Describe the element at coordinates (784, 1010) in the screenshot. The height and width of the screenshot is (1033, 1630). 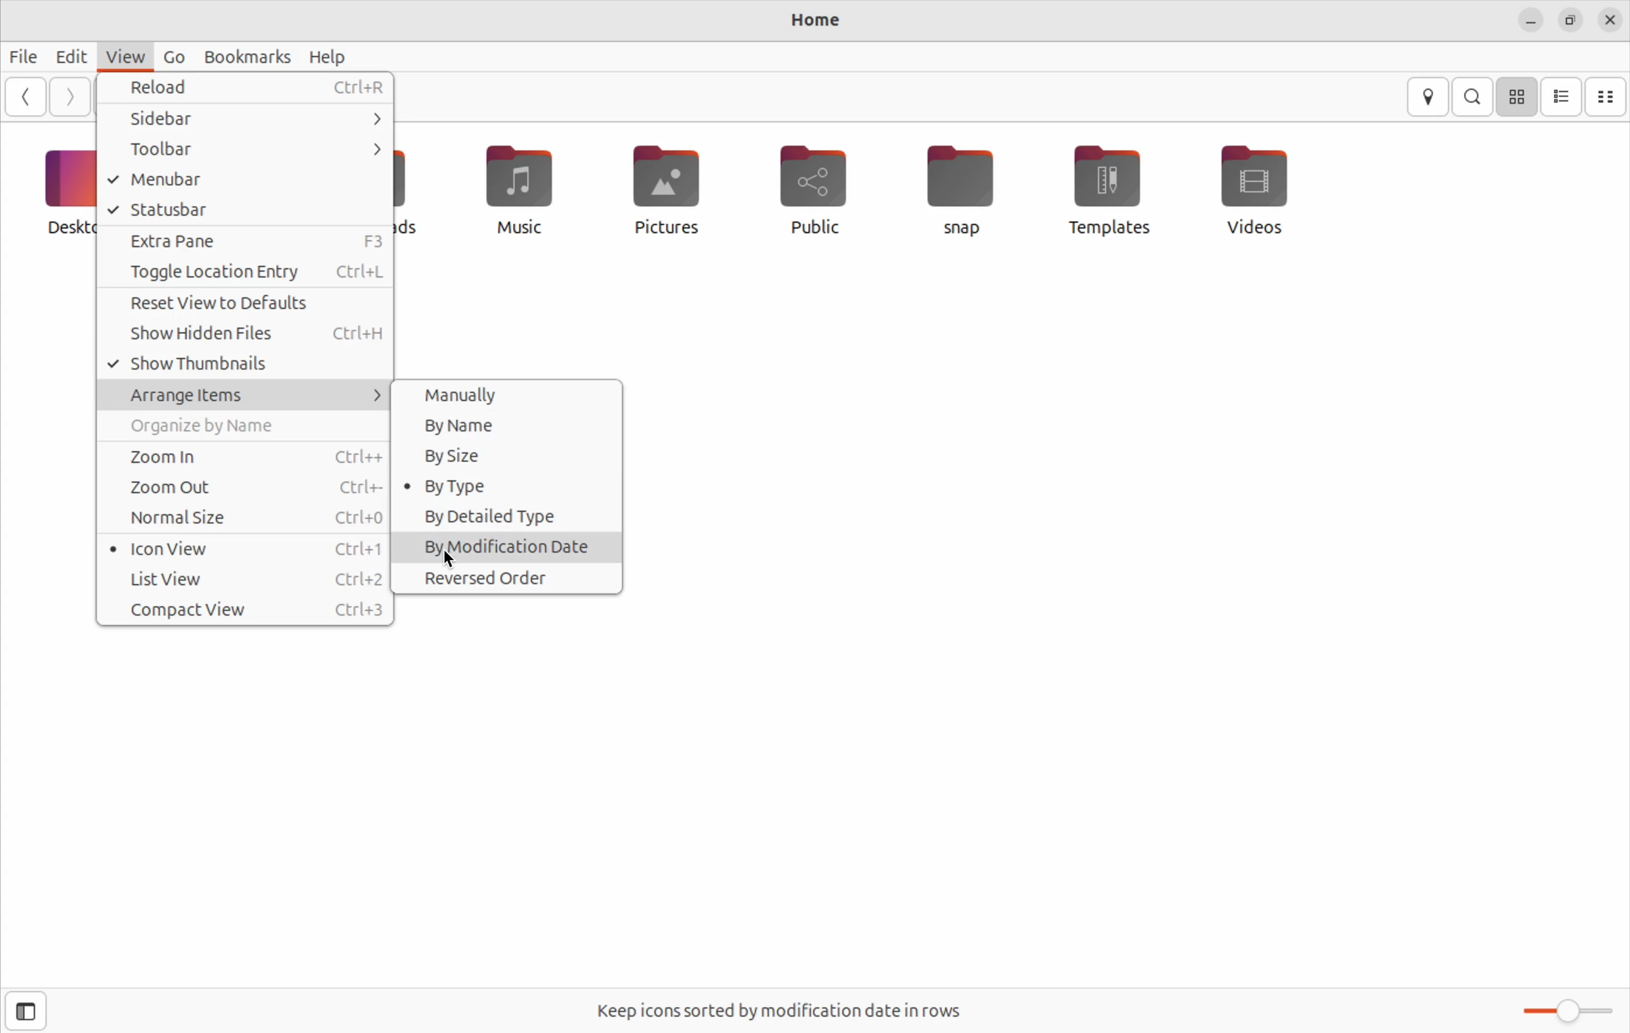
I see `free spaces` at that location.